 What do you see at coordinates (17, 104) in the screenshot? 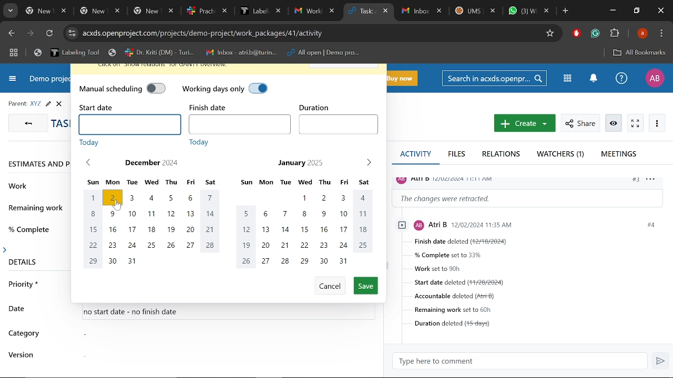
I see `parent` at bounding box center [17, 104].